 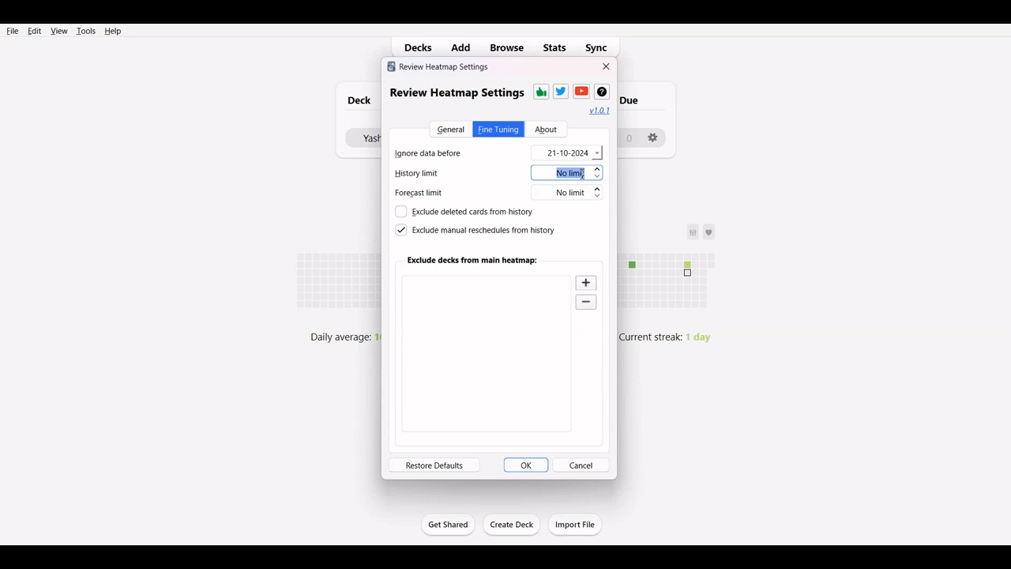 What do you see at coordinates (456, 92) in the screenshot?
I see `review heatmap settings` at bounding box center [456, 92].